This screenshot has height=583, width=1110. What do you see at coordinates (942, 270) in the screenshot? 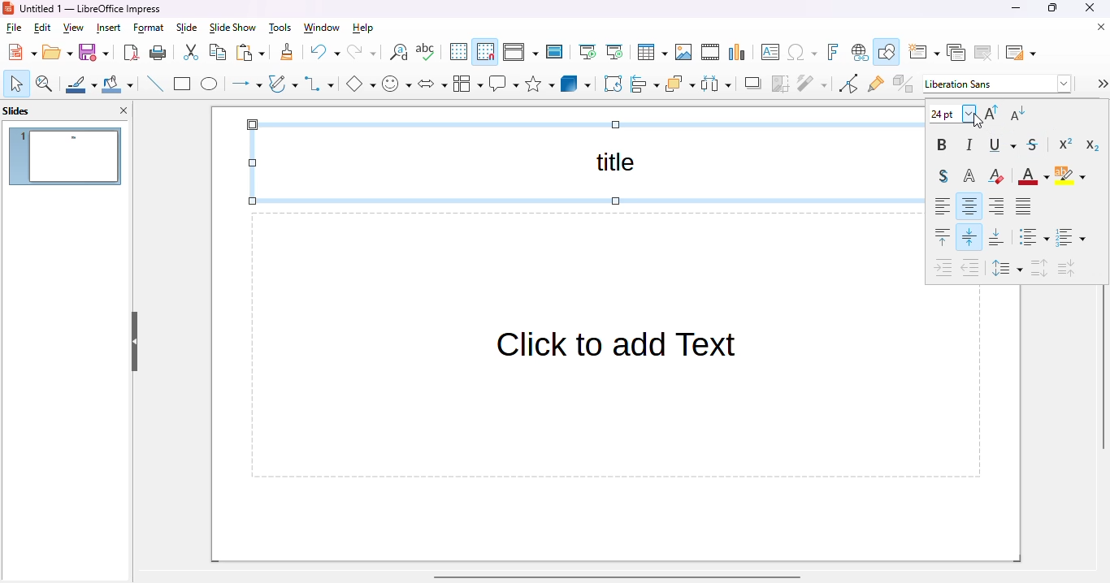
I see `increase indent` at bounding box center [942, 270].